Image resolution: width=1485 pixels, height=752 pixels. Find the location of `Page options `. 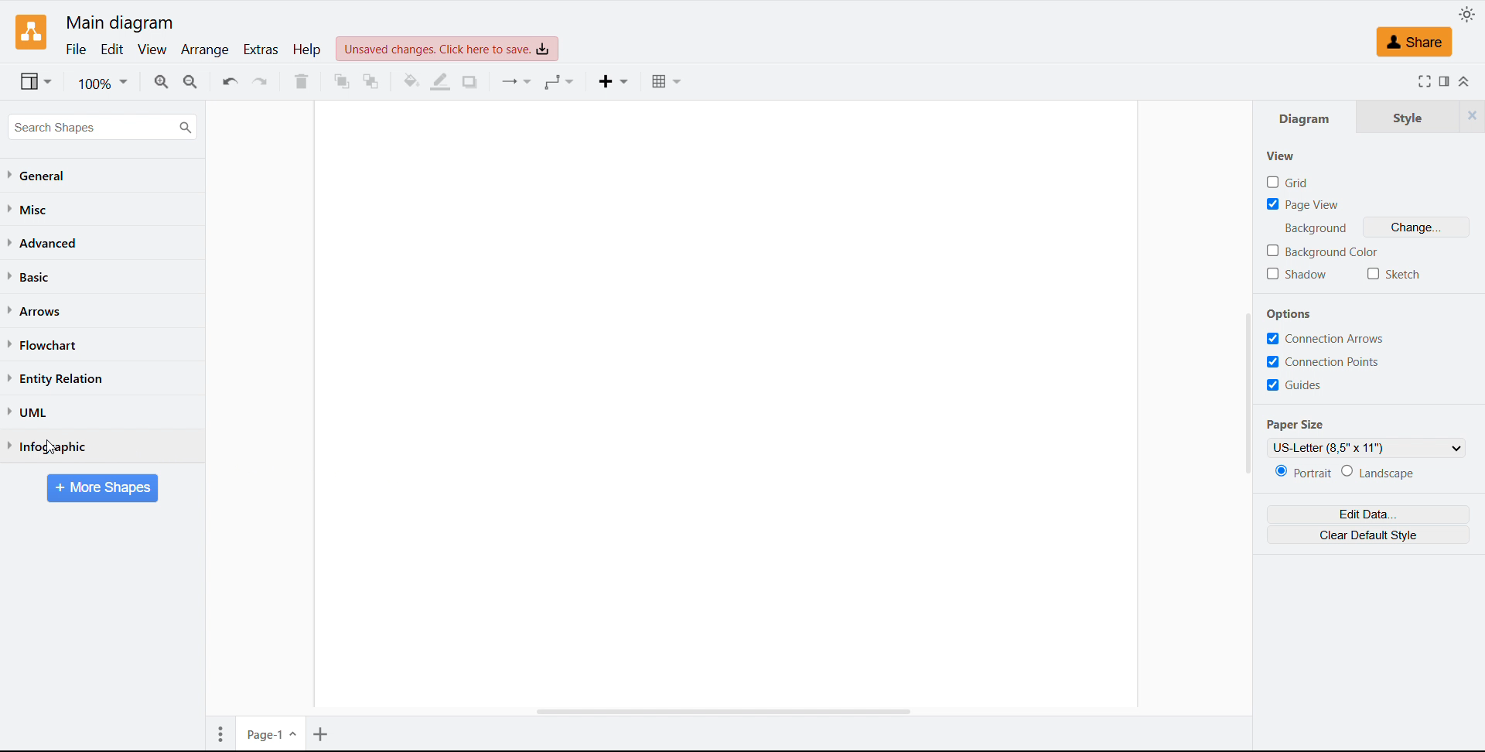

Page options  is located at coordinates (220, 732).